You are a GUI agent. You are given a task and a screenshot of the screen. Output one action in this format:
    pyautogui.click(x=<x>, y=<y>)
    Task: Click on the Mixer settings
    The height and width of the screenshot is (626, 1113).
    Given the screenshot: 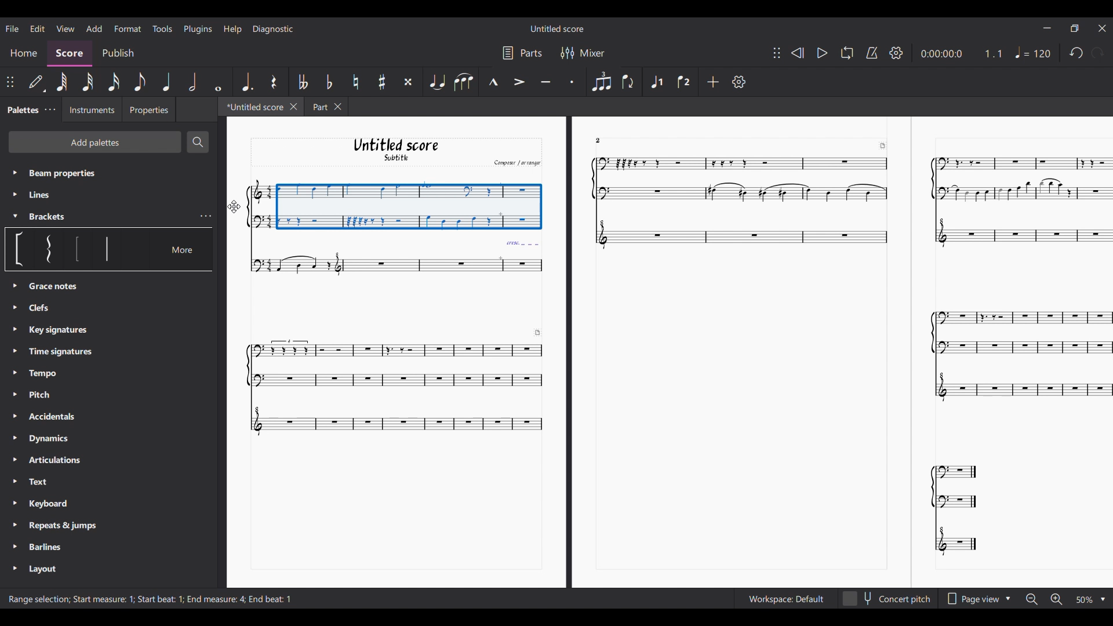 What is the action you would take?
    pyautogui.click(x=592, y=53)
    